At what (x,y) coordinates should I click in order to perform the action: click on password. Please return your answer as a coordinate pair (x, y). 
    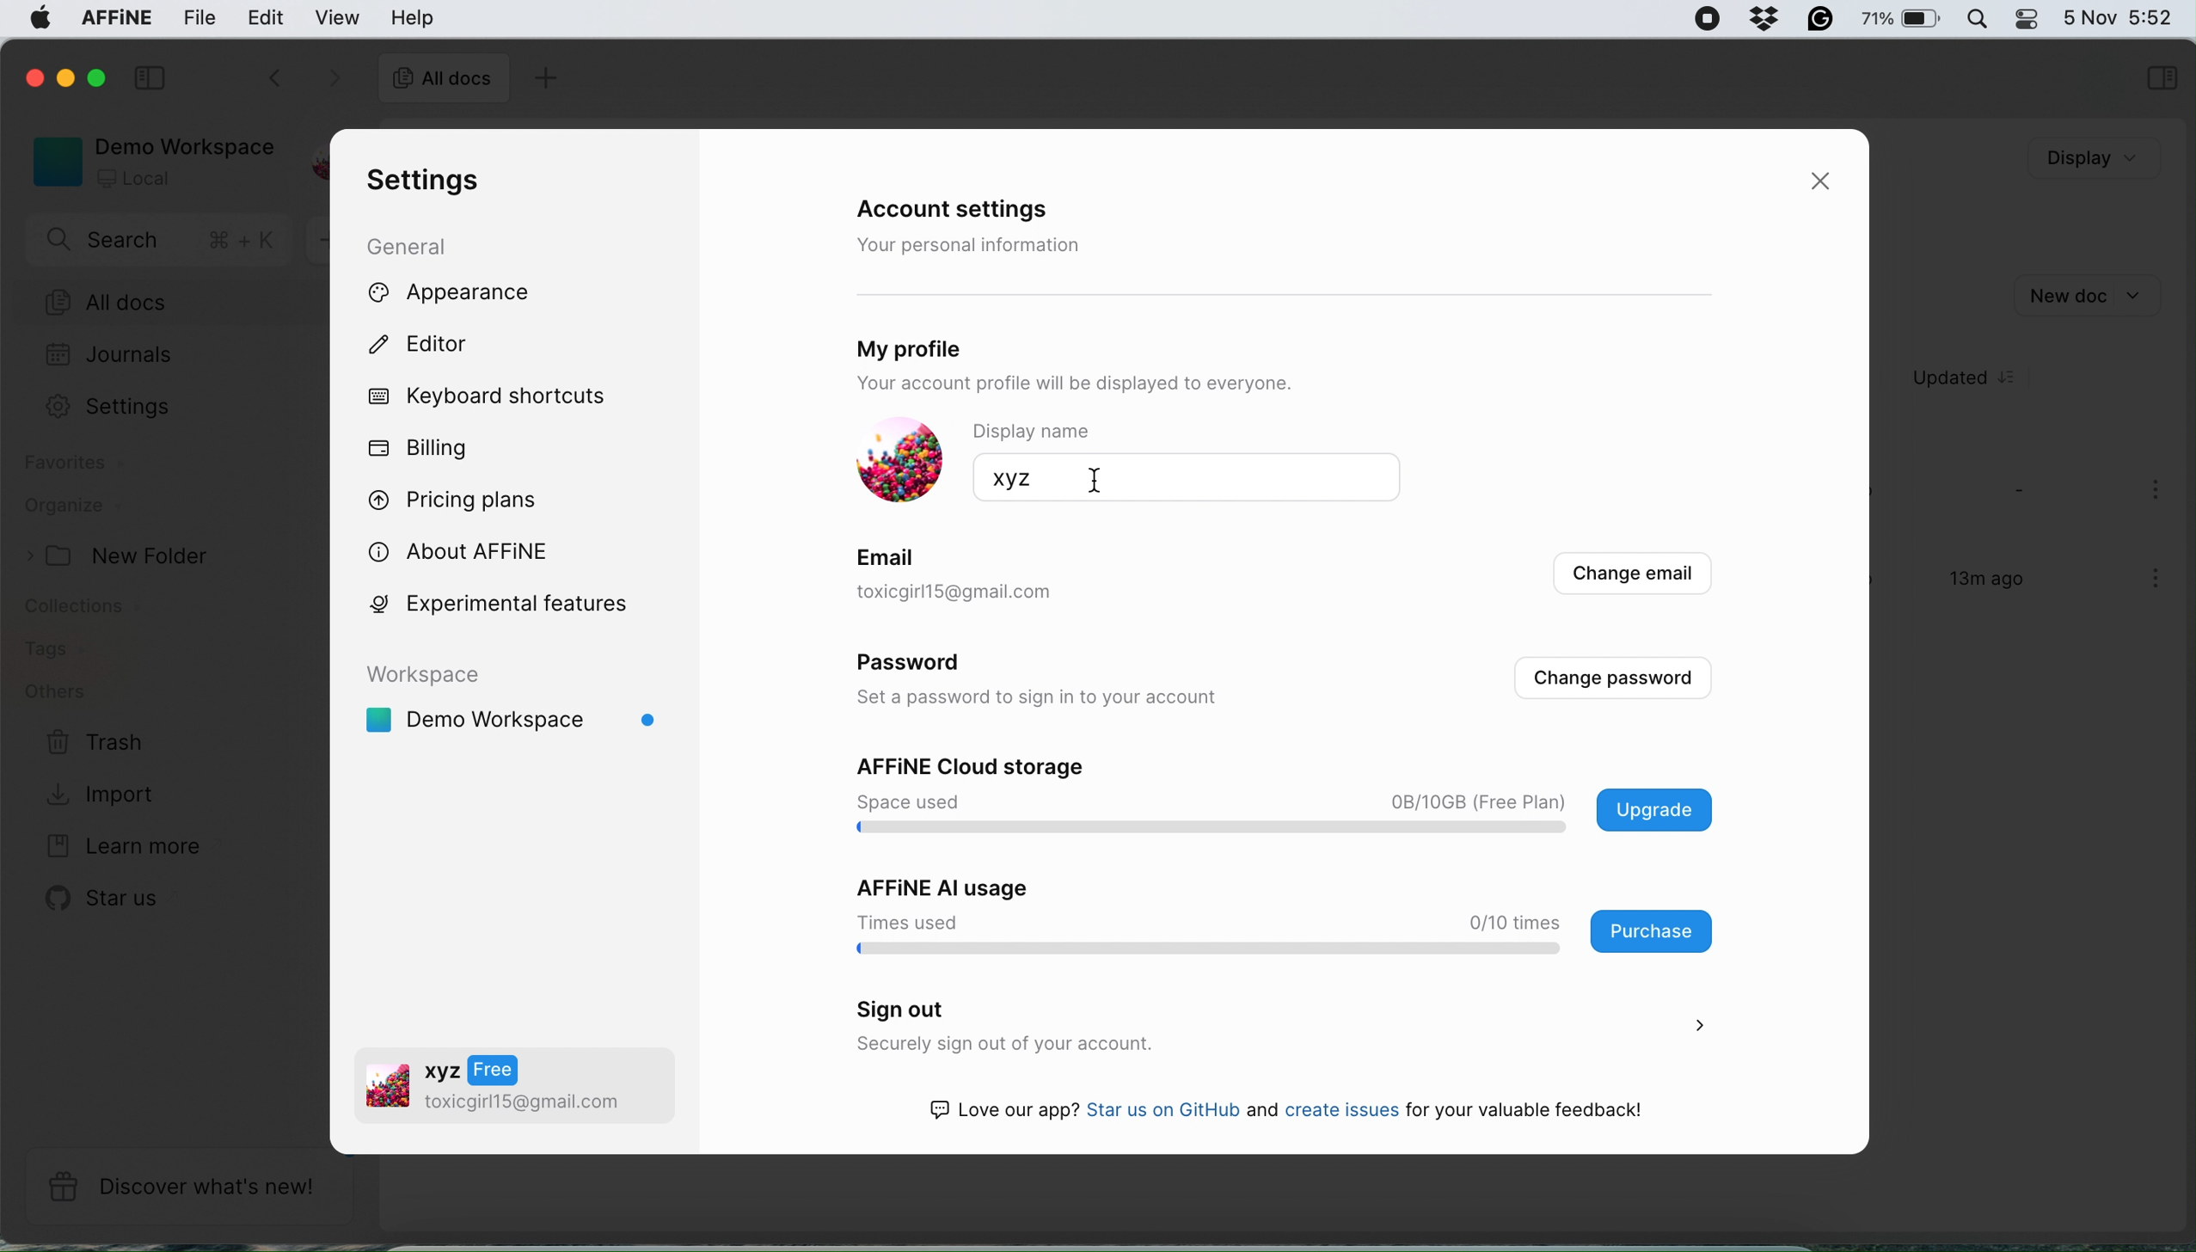
    Looking at the image, I should click on (920, 666).